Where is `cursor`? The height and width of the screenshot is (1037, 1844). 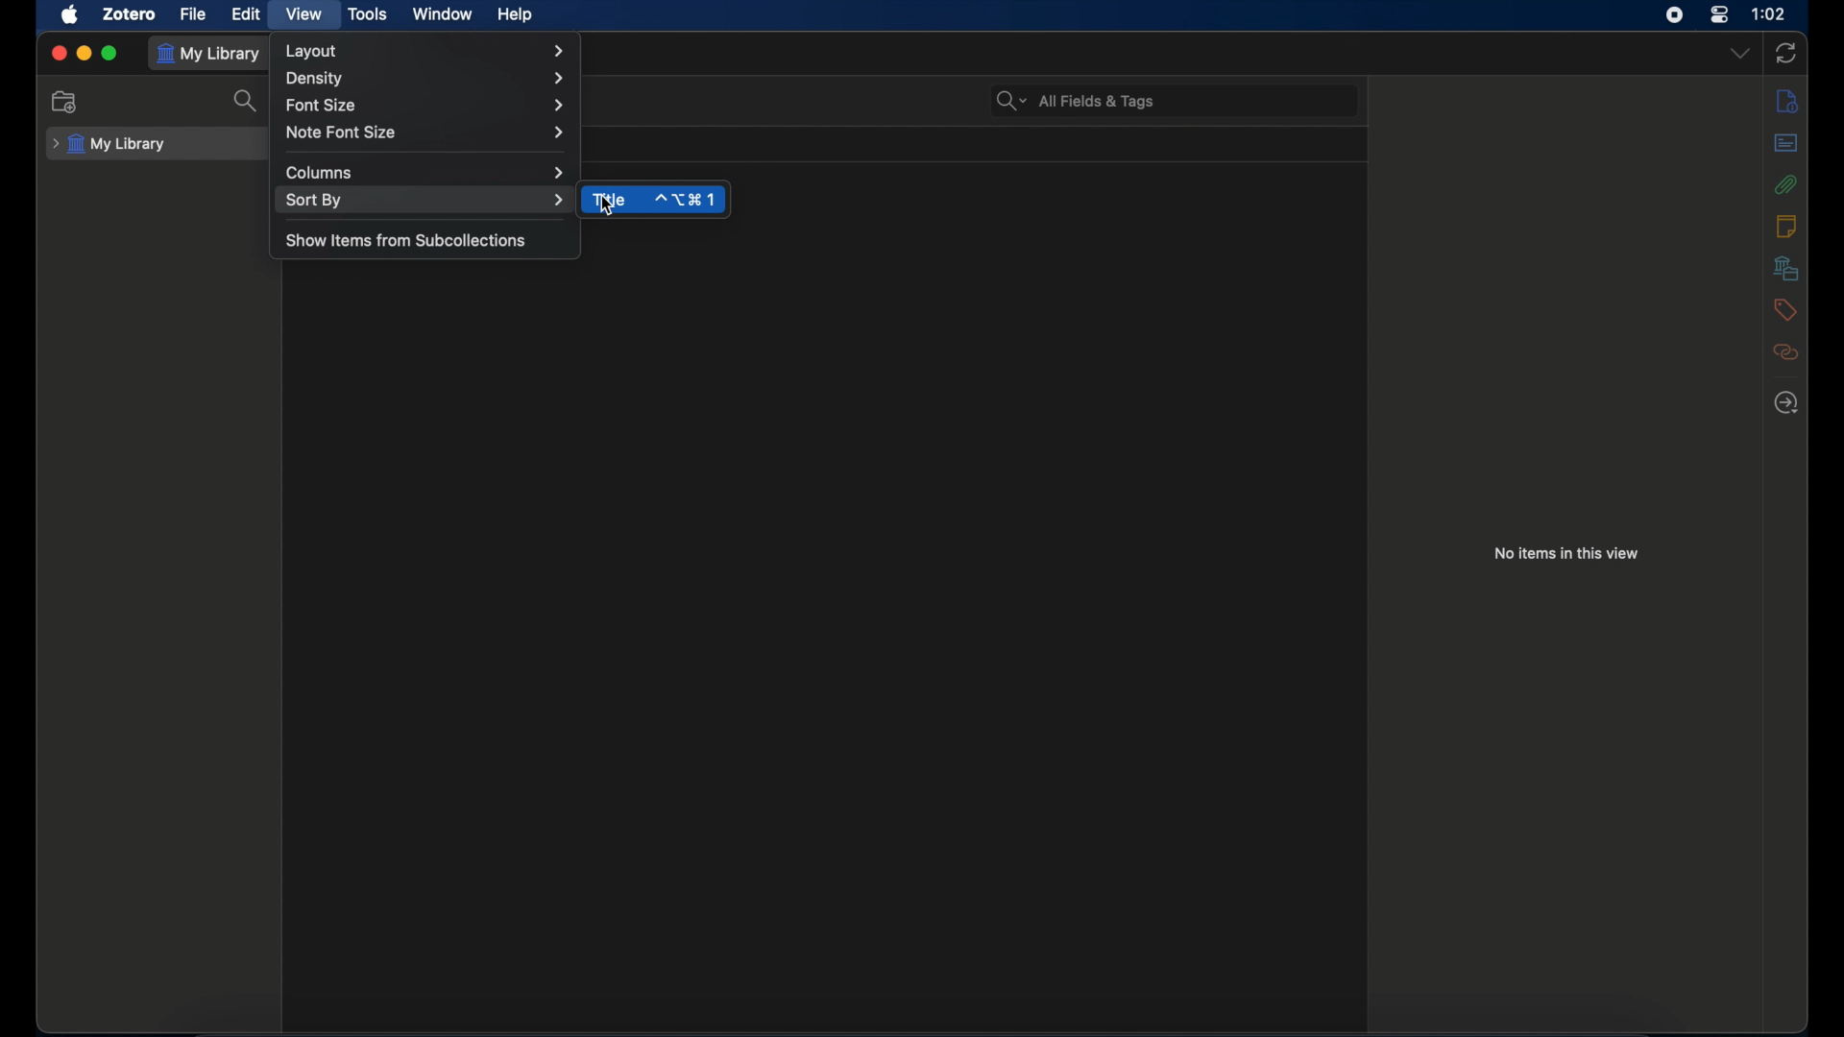
cursor is located at coordinates (607, 206).